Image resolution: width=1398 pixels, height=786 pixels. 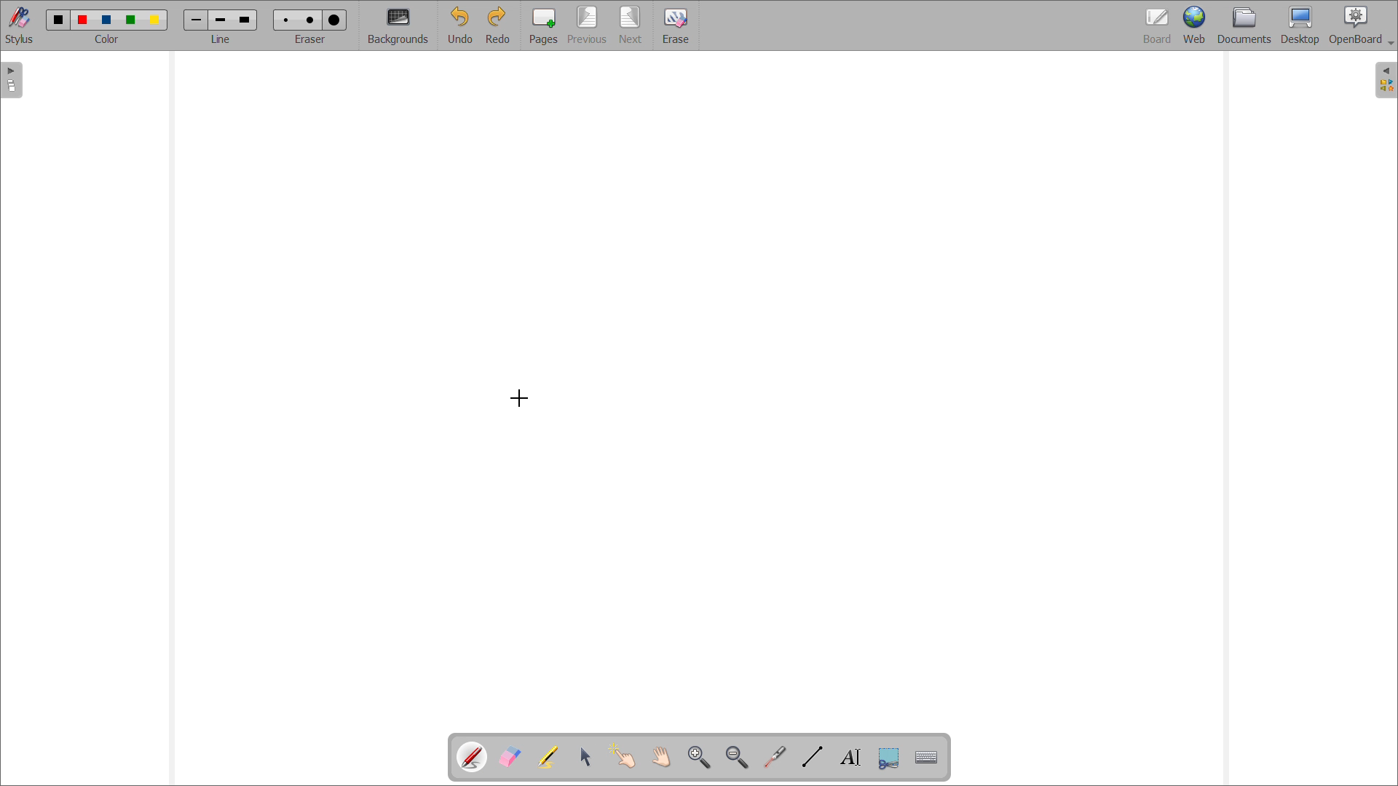 I want to click on select eraser size, so click(x=311, y=39).